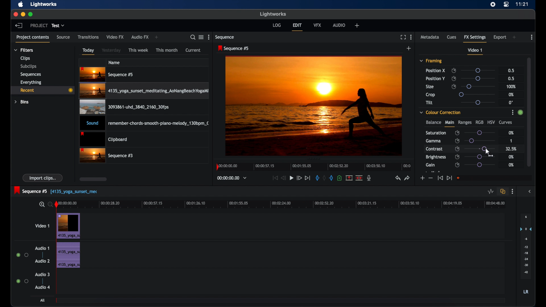  Describe the element at coordinates (339, 25) in the screenshot. I see `audio` at that location.